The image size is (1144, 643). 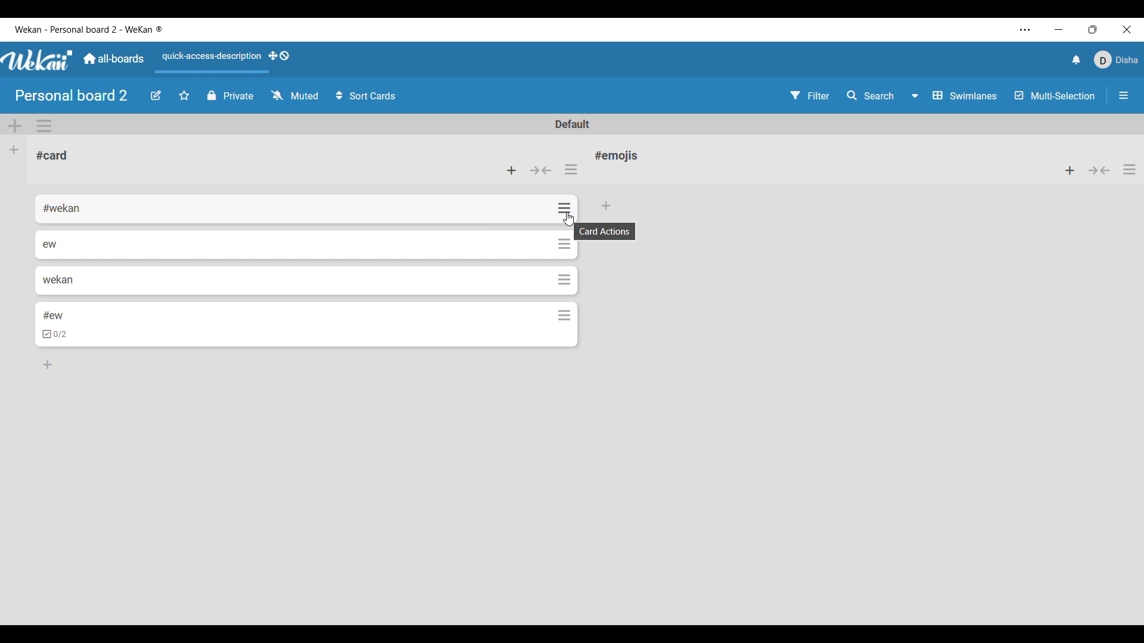 I want to click on Add list, so click(x=14, y=150).